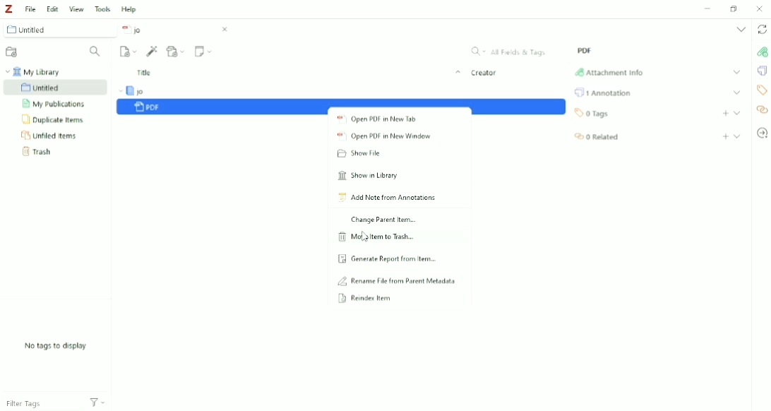 This screenshot has width=771, height=411. I want to click on Expand section, so click(737, 92).